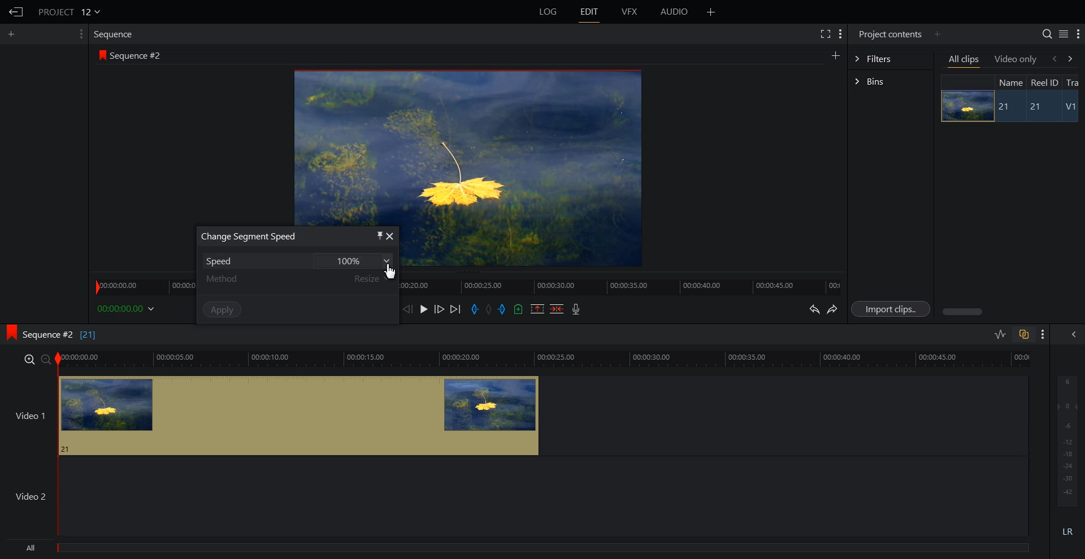 The width and height of the screenshot is (1085, 559). What do you see at coordinates (529, 244) in the screenshot?
I see `video preview` at bounding box center [529, 244].